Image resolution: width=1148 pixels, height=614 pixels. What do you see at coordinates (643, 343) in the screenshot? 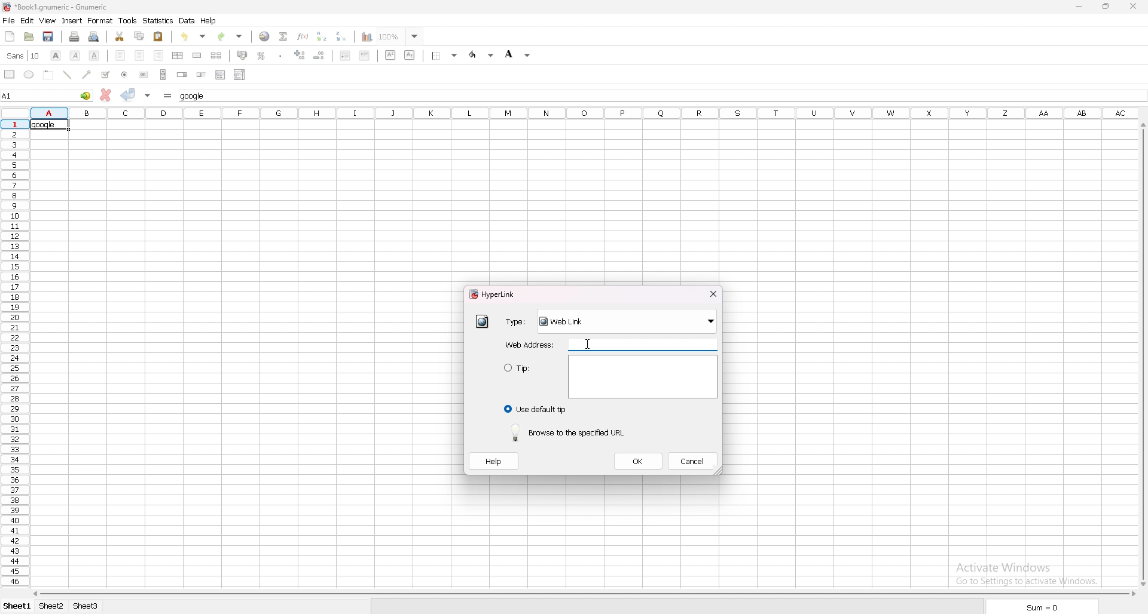
I see `web address input` at bounding box center [643, 343].